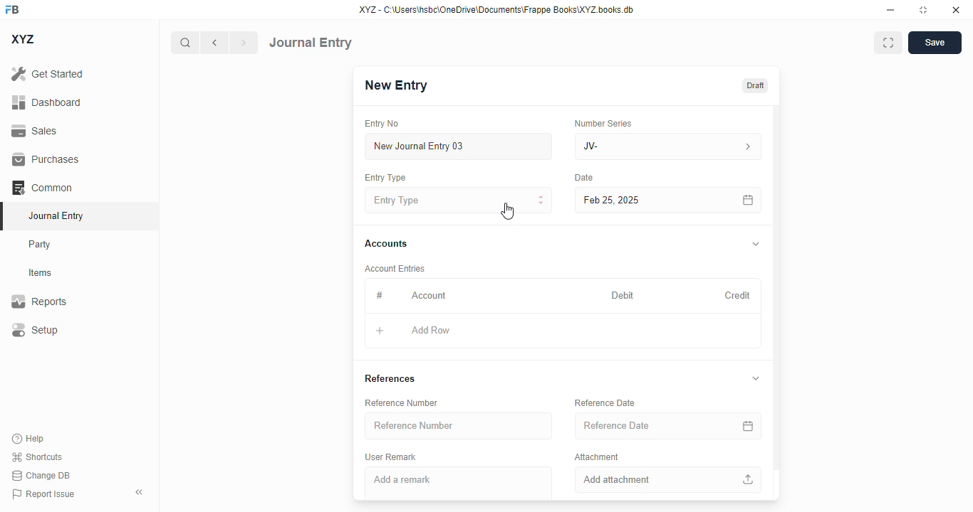 The image size is (973, 512). I want to click on number series, so click(603, 123).